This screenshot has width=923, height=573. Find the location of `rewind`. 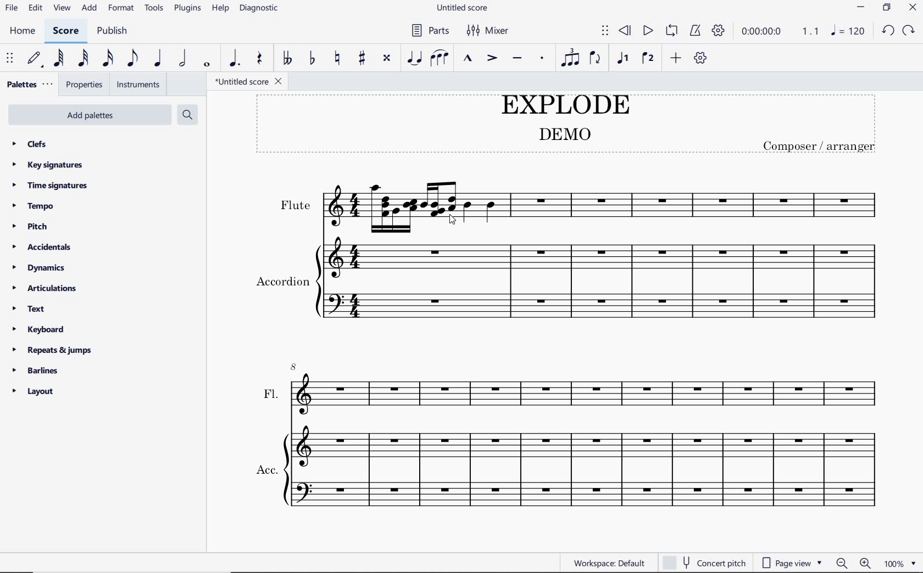

rewind is located at coordinates (627, 31).